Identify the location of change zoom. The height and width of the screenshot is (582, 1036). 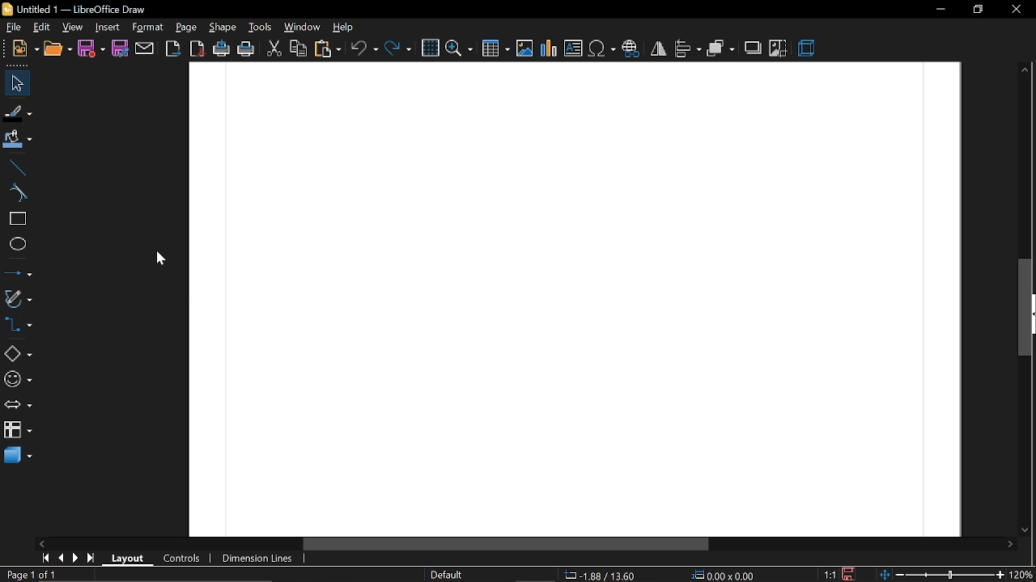
(943, 576).